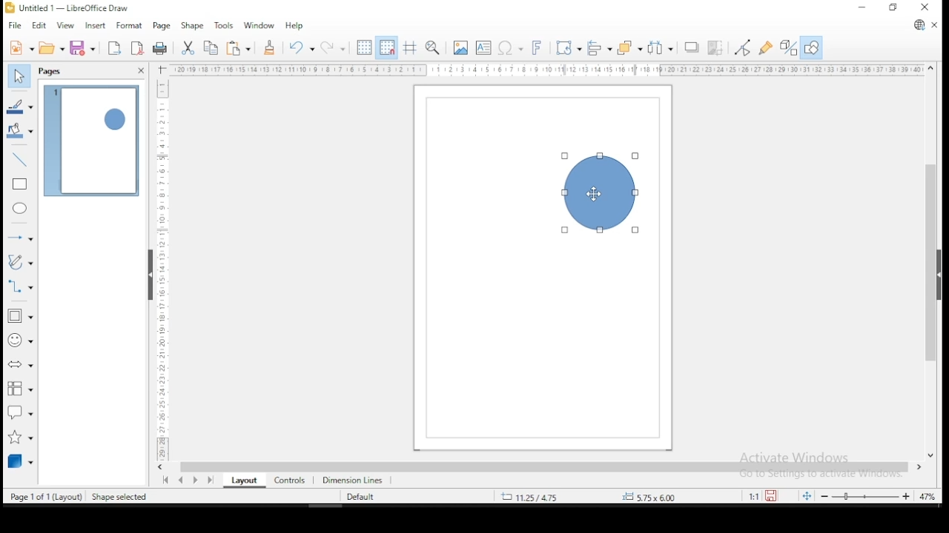  I want to click on 5.75x6.00, so click(647, 497).